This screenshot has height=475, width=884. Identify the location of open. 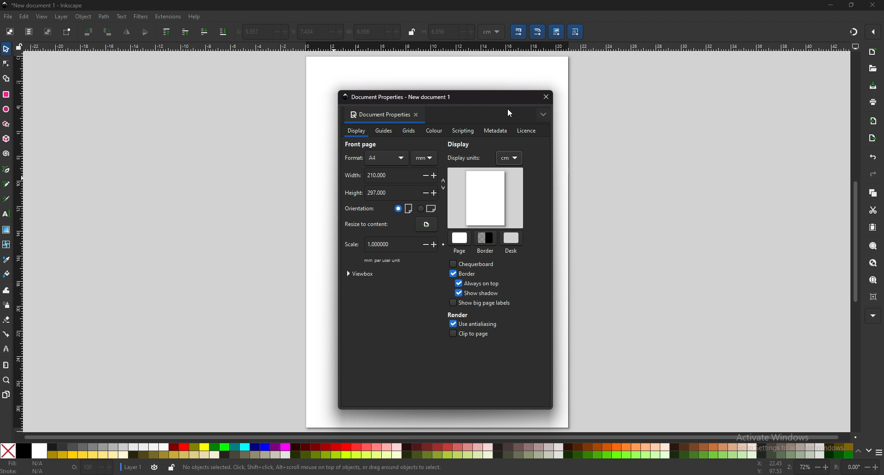
(873, 68).